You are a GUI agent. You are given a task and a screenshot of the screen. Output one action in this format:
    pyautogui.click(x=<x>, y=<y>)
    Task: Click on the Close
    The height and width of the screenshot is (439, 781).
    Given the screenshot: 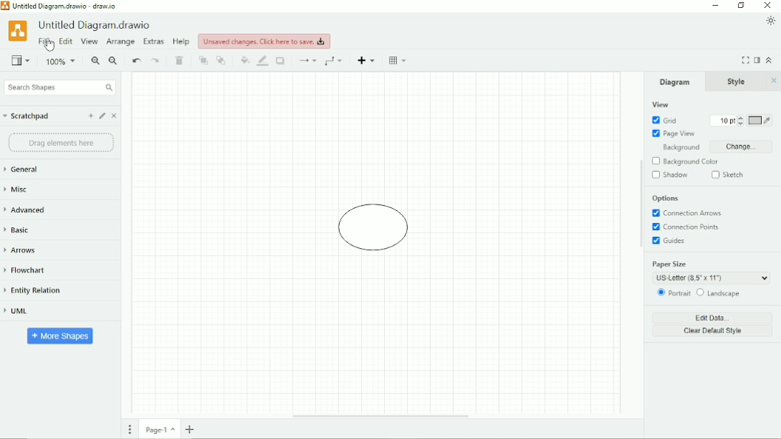 What is the action you would take?
    pyautogui.click(x=114, y=117)
    